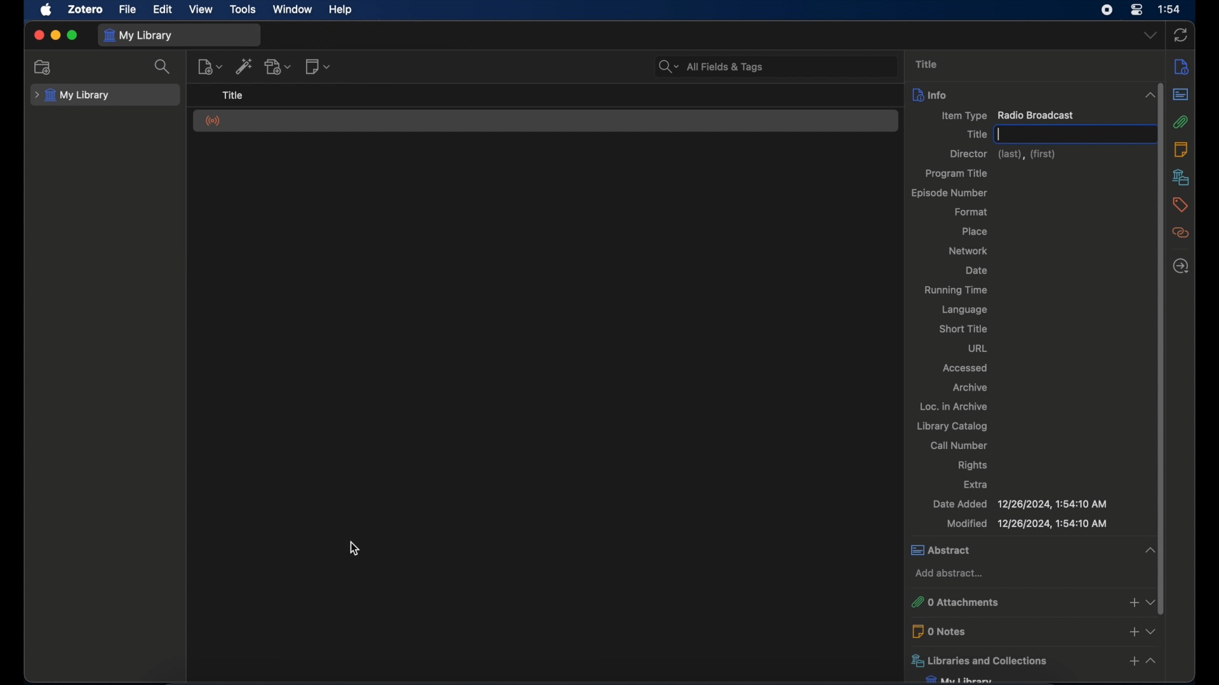  Describe the element at coordinates (1032, 95) in the screenshot. I see `info` at that location.